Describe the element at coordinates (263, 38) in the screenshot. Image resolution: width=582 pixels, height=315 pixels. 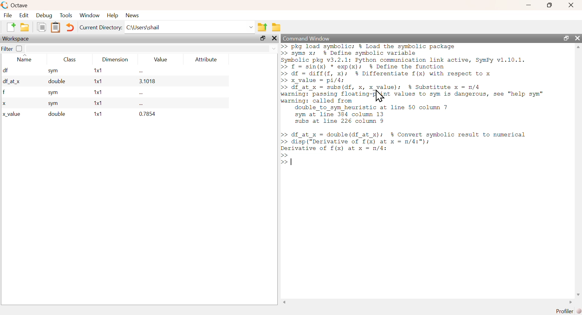
I see `maximize` at that location.